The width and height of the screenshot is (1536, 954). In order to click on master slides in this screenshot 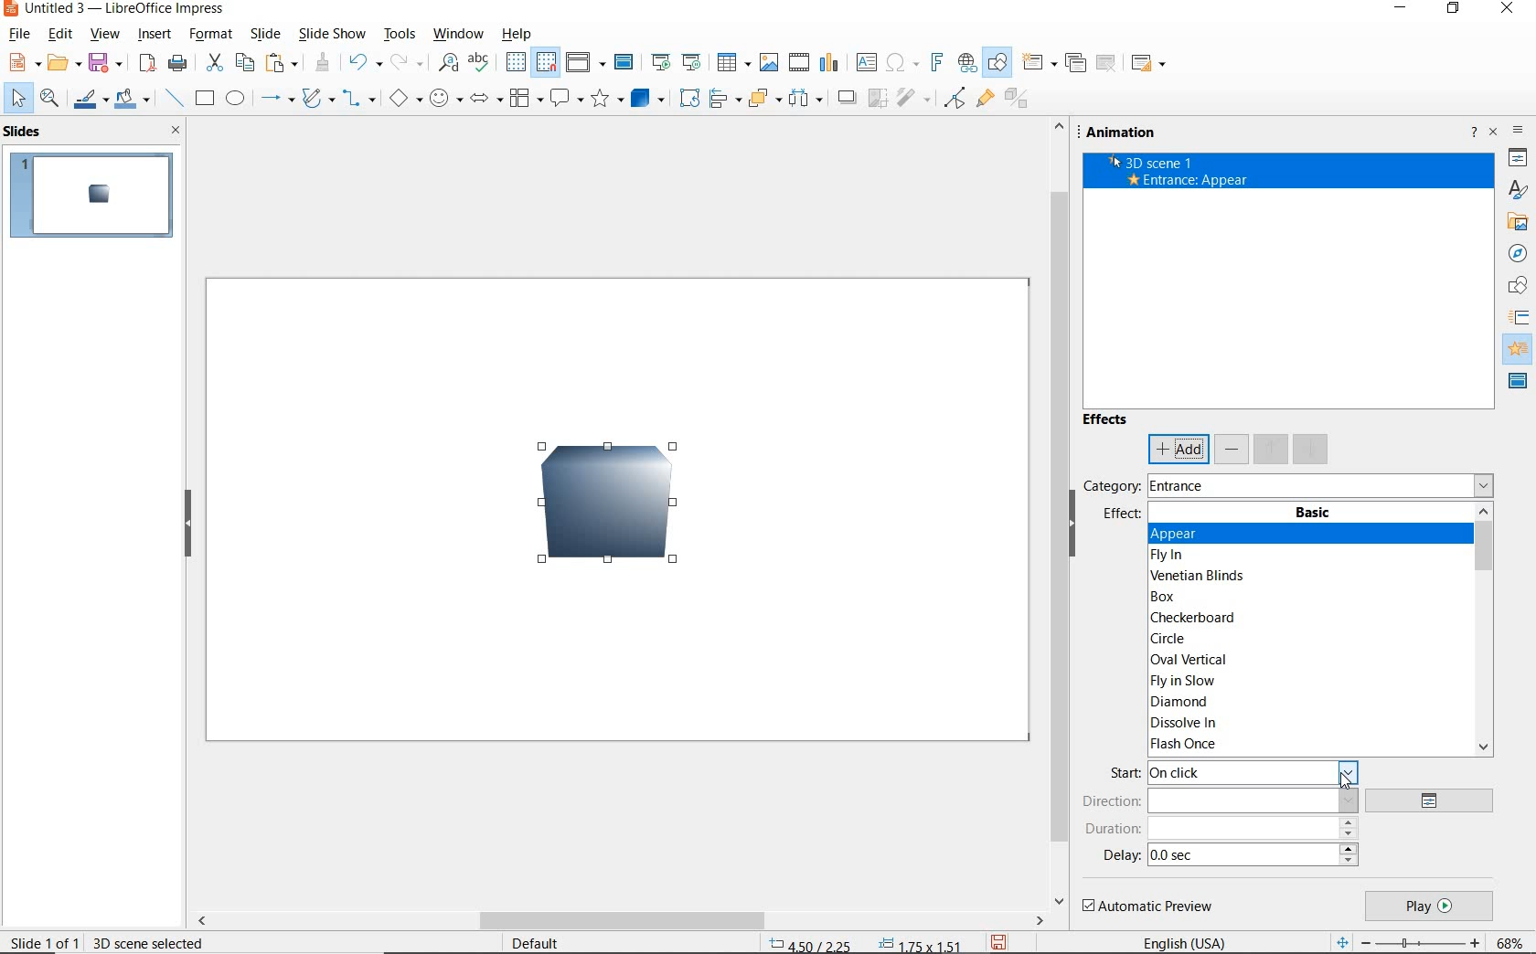, I will do `click(1519, 382)`.